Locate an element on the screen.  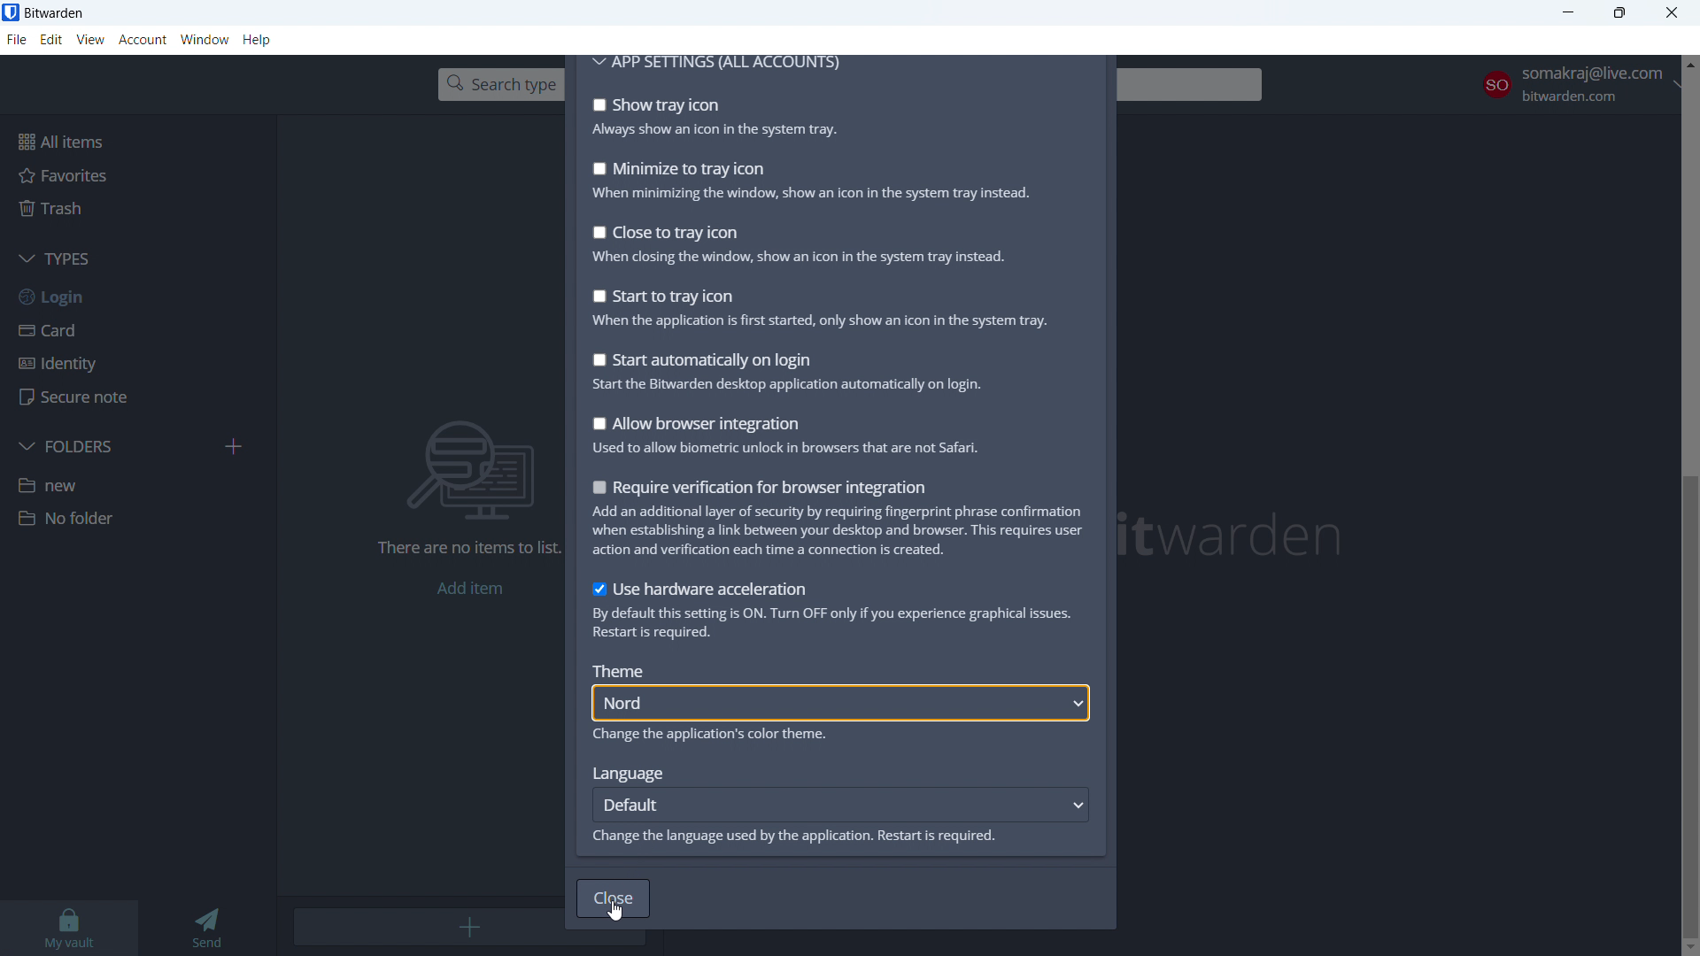
show tray icon is located at coordinates (831, 116).